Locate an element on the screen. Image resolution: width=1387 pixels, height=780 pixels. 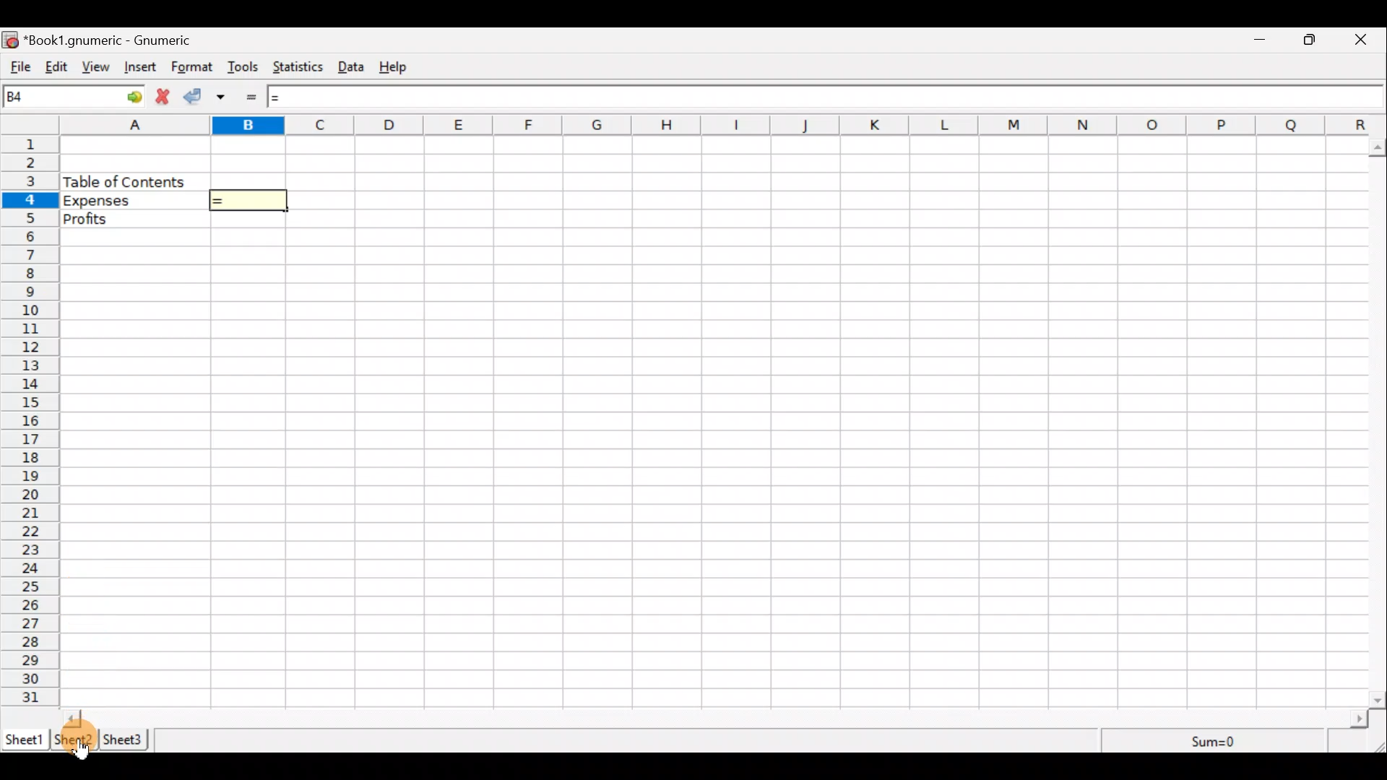
Edit is located at coordinates (56, 68).